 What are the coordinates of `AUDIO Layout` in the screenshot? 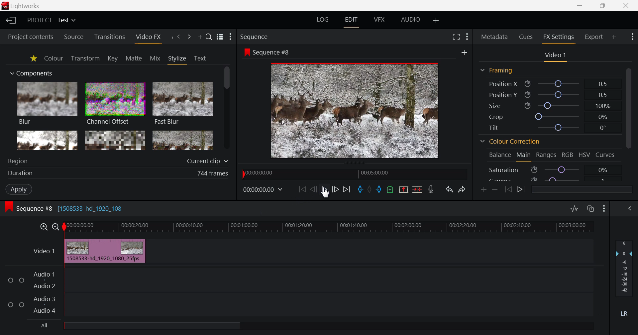 It's located at (410, 20).